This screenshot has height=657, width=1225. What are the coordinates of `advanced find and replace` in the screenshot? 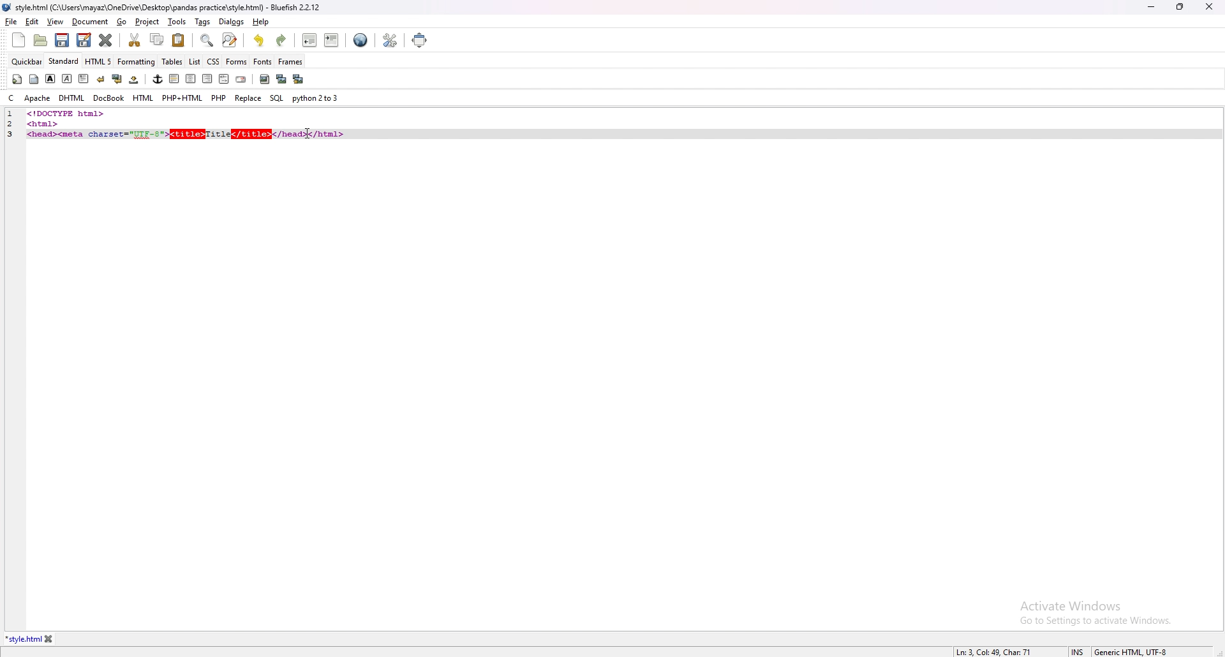 It's located at (229, 40).